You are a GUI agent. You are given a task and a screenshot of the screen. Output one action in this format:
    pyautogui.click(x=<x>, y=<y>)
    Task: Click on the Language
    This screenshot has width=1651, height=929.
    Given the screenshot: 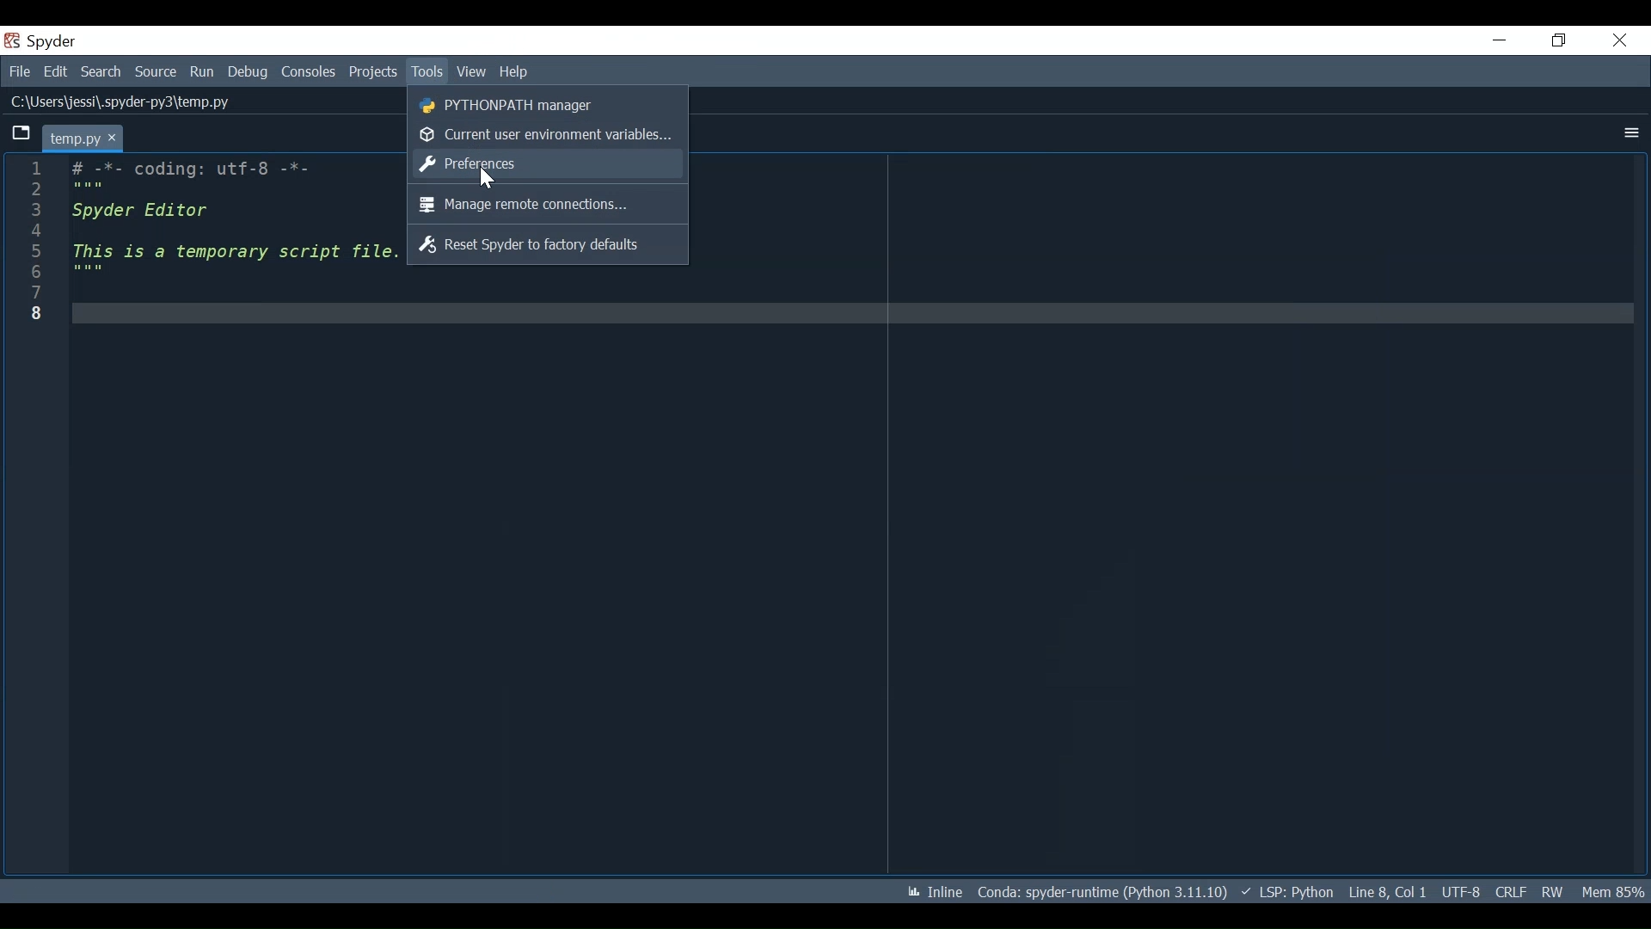 What is the action you would take?
    pyautogui.click(x=1289, y=892)
    